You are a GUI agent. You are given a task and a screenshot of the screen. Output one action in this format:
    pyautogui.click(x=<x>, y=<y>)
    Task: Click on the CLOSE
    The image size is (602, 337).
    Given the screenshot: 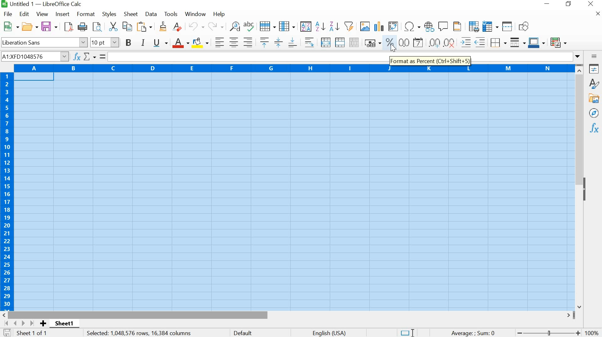 What is the action you would take?
    pyautogui.click(x=590, y=4)
    